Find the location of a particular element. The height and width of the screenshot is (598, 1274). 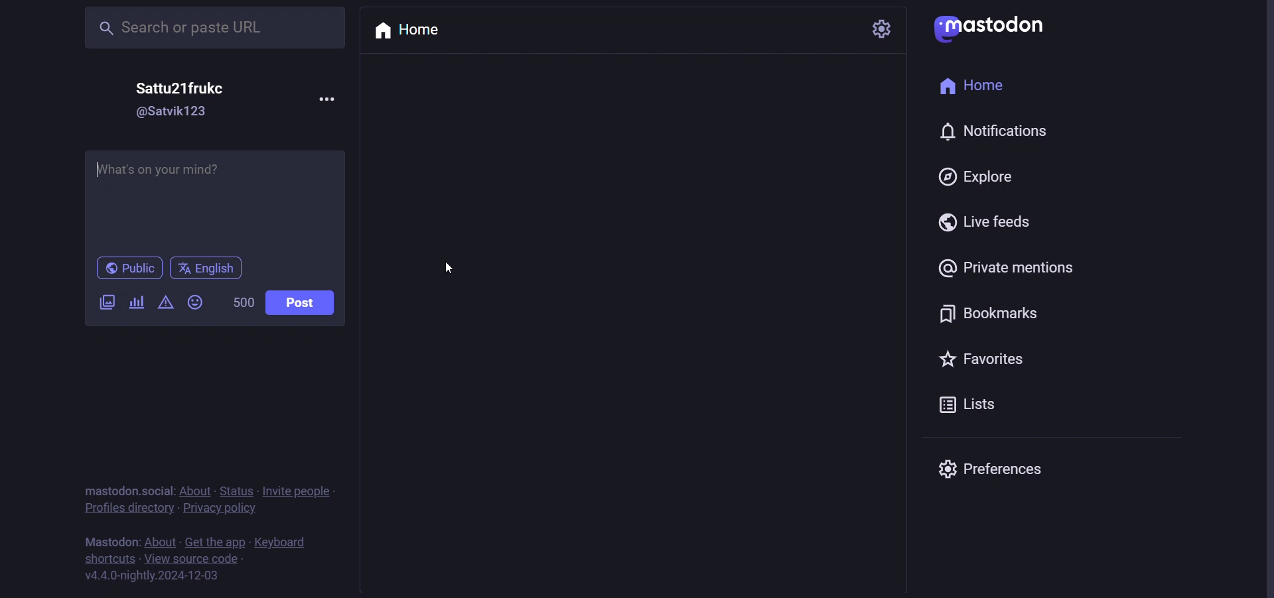

emoji is located at coordinates (195, 304).